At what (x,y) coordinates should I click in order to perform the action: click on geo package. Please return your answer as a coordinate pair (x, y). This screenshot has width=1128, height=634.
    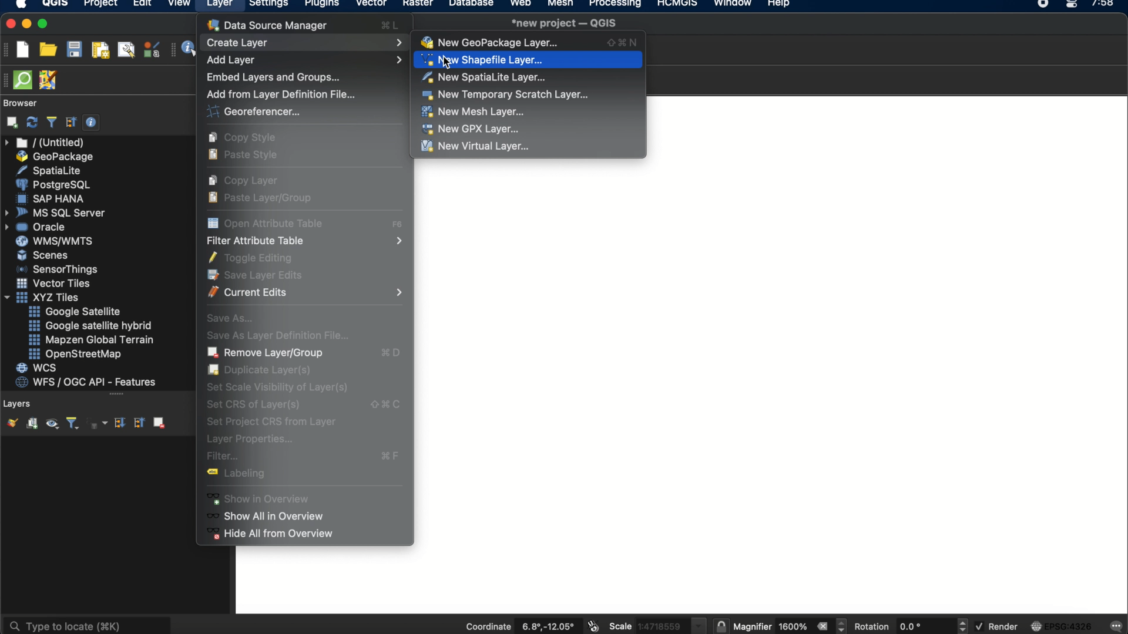
    Looking at the image, I should click on (53, 157).